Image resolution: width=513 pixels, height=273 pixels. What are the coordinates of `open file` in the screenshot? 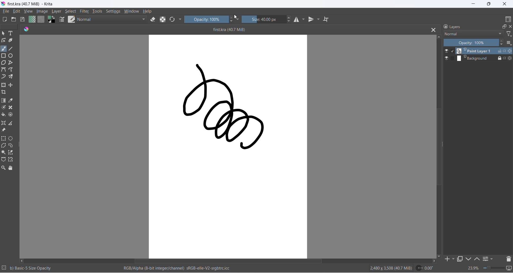 It's located at (14, 19).